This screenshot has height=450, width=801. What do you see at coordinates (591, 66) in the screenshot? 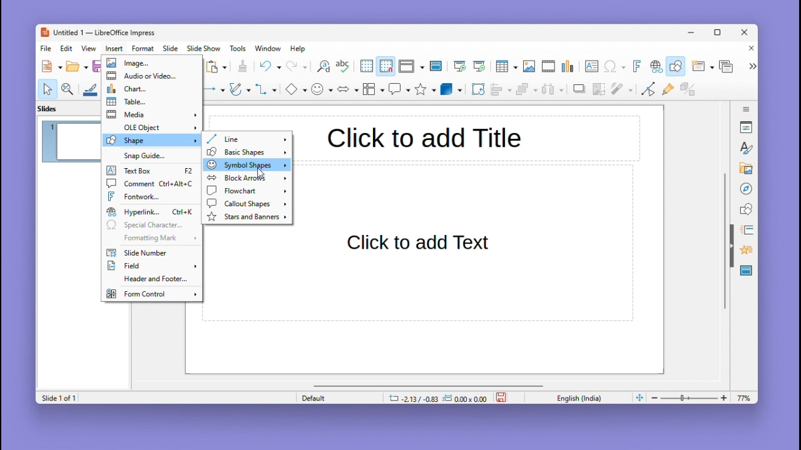
I see `Text box` at bounding box center [591, 66].